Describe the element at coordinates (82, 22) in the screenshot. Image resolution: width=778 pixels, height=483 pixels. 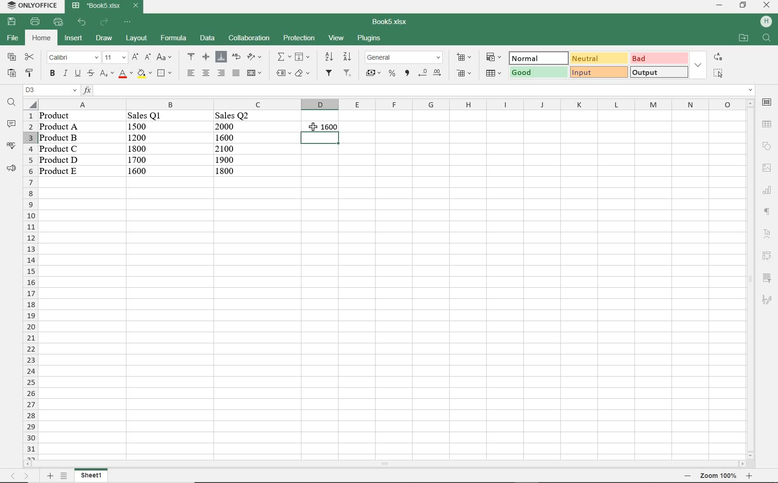
I see `undo` at that location.